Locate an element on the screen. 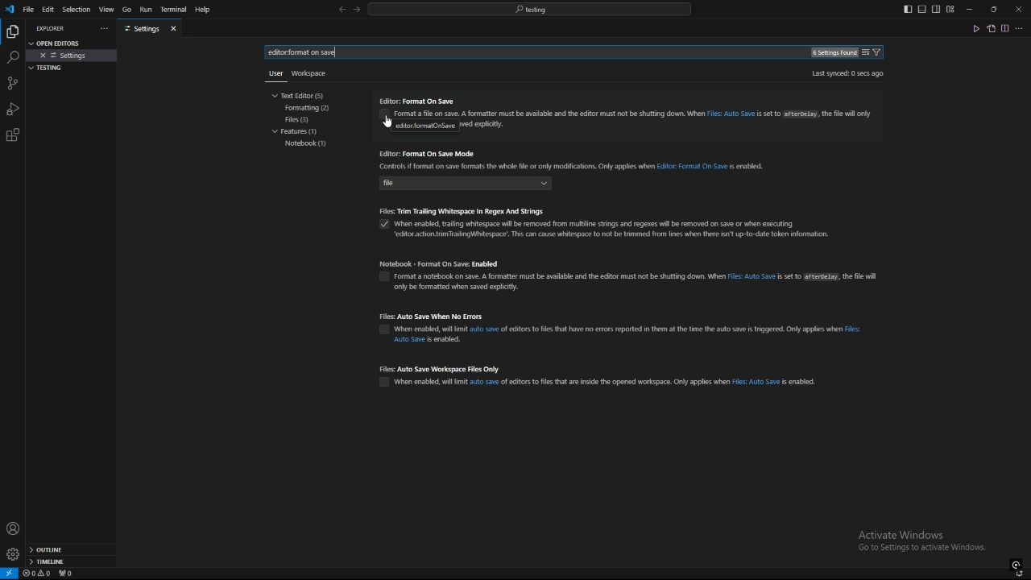 The height and width of the screenshot is (580, 1031). notebook format on save is located at coordinates (630, 275).